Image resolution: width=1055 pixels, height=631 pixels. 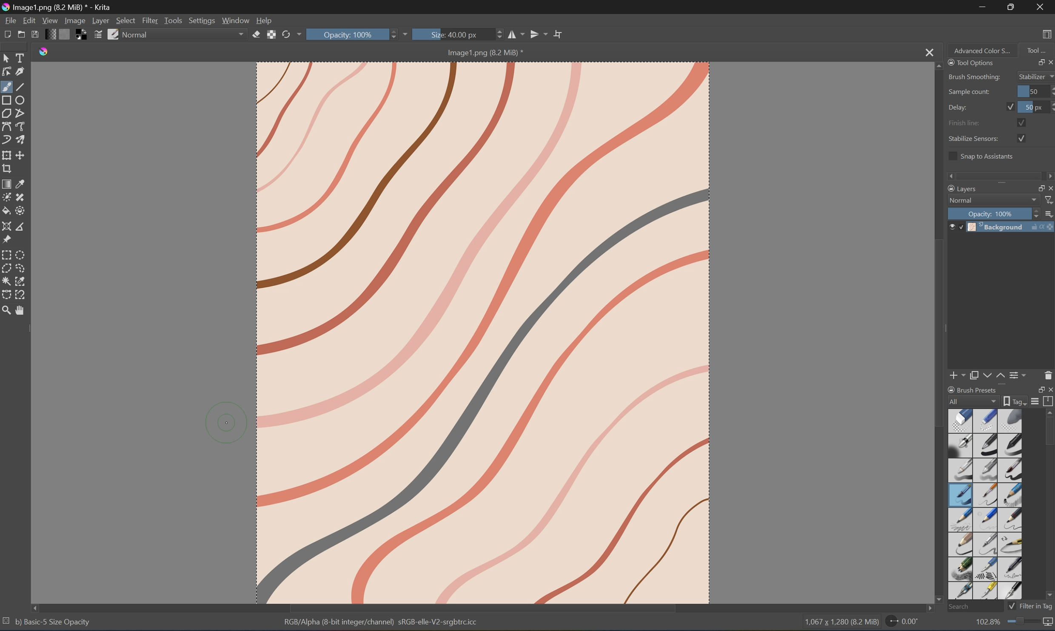 What do you see at coordinates (1012, 227) in the screenshot?
I see `Background` at bounding box center [1012, 227].